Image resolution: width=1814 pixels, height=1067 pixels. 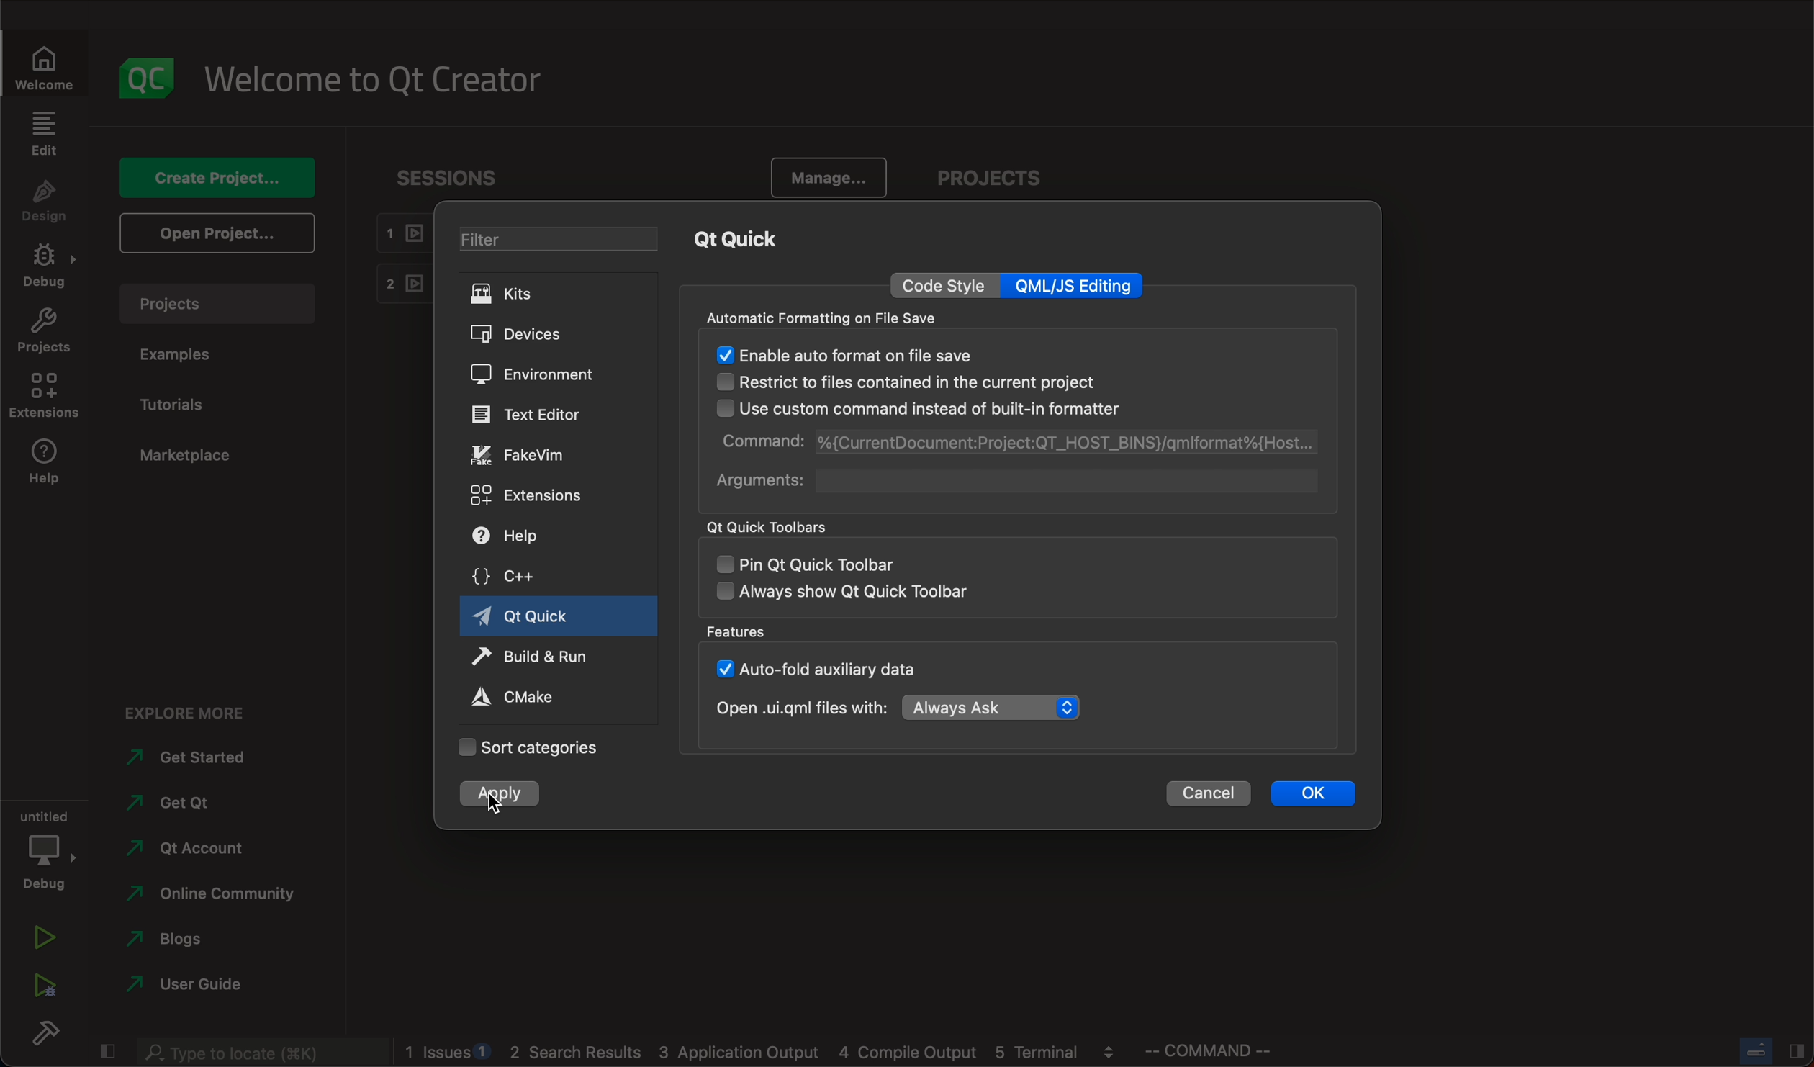 I want to click on cmake, so click(x=526, y=699).